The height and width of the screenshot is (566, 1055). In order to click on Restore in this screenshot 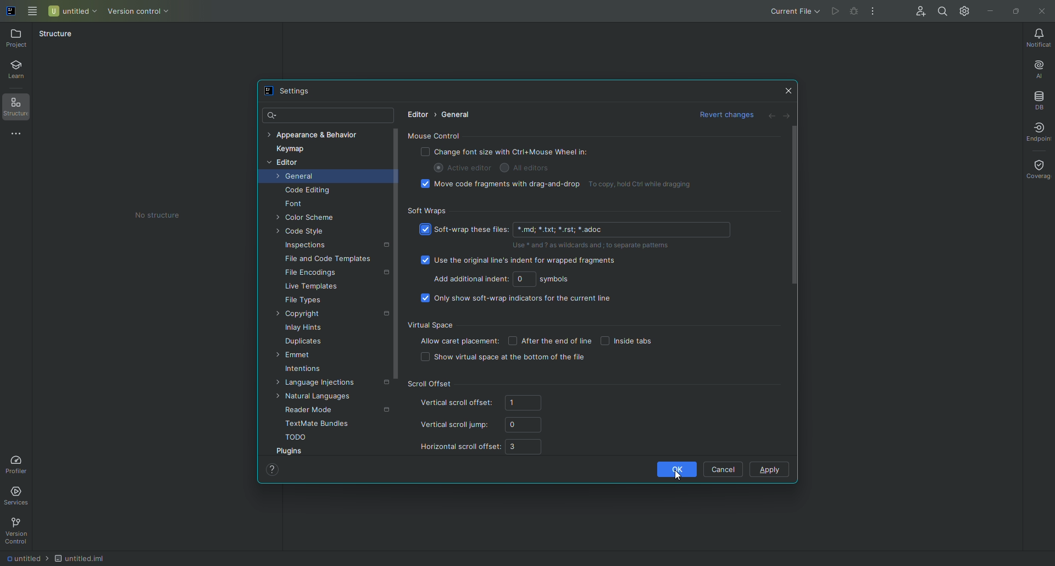, I will do `click(1014, 10)`.